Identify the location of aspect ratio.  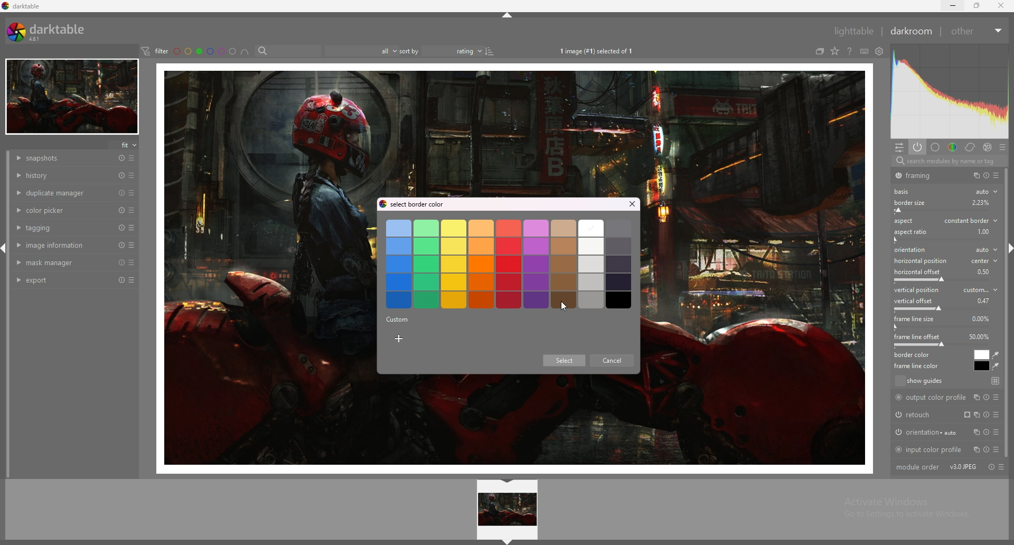
(910, 232).